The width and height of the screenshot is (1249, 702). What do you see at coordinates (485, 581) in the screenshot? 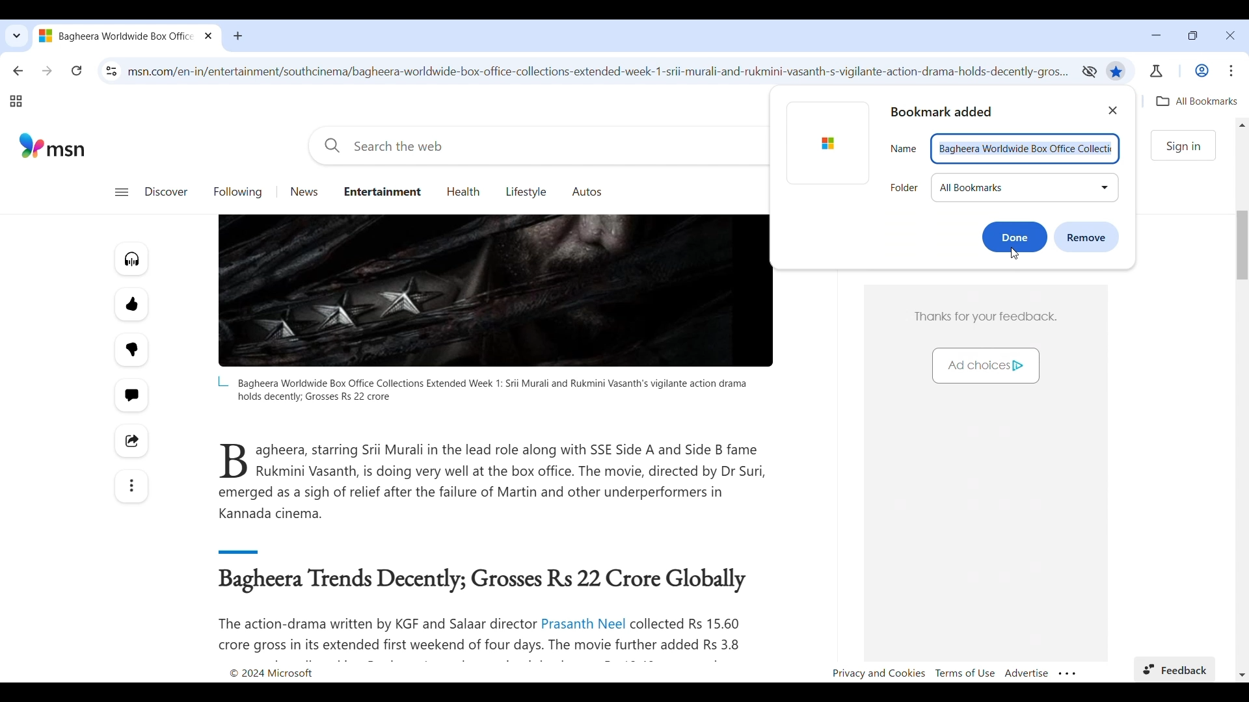
I see `Article sub-title` at bounding box center [485, 581].